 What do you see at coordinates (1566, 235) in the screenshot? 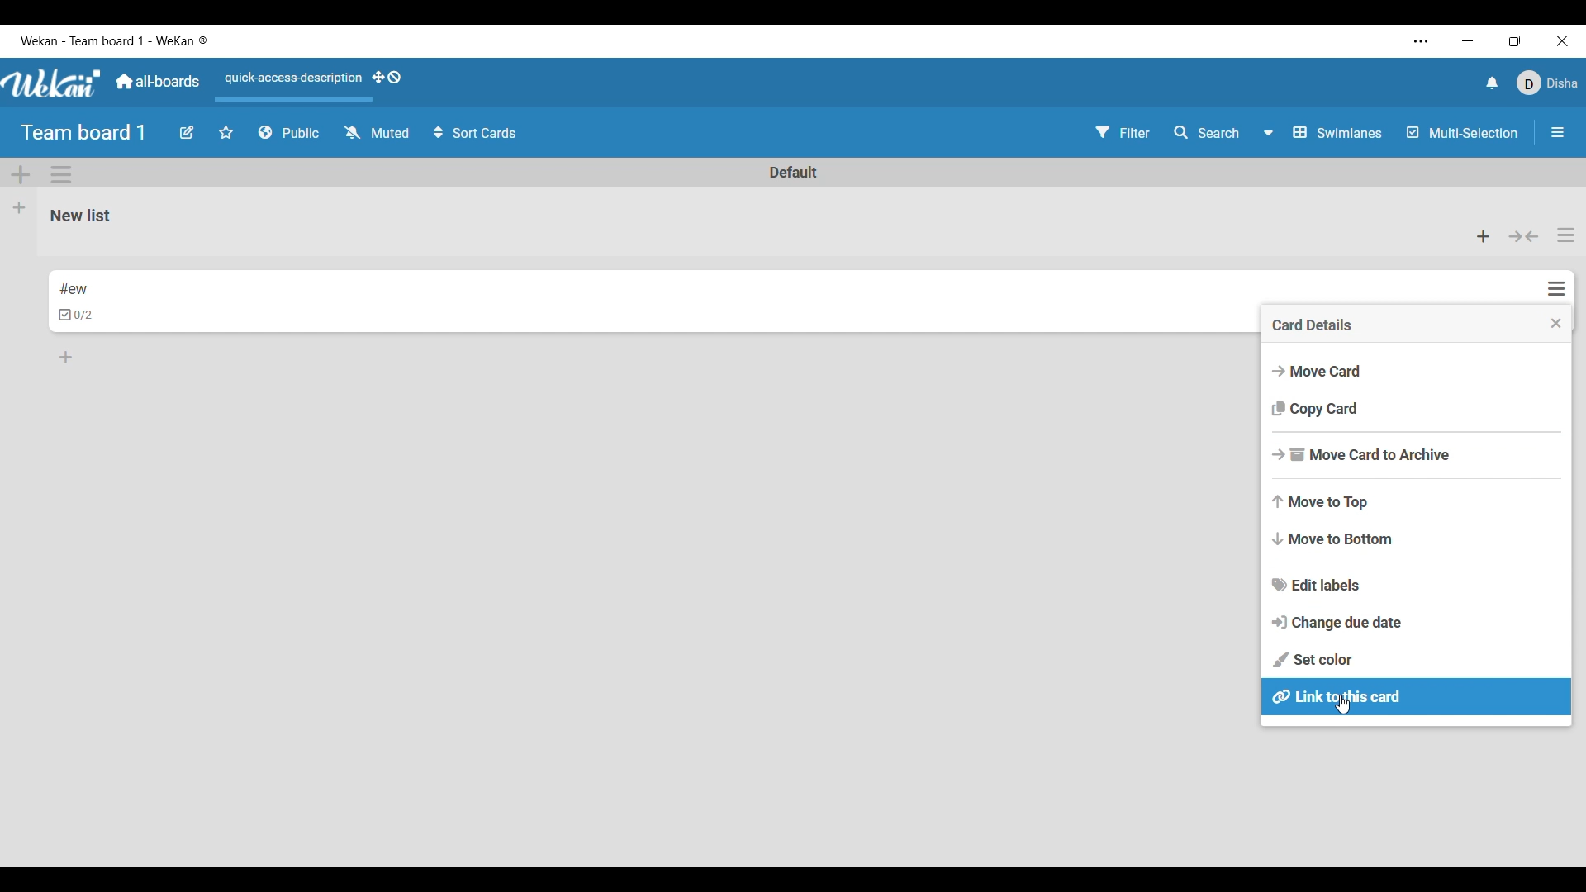
I see `List actions` at bounding box center [1566, 235].